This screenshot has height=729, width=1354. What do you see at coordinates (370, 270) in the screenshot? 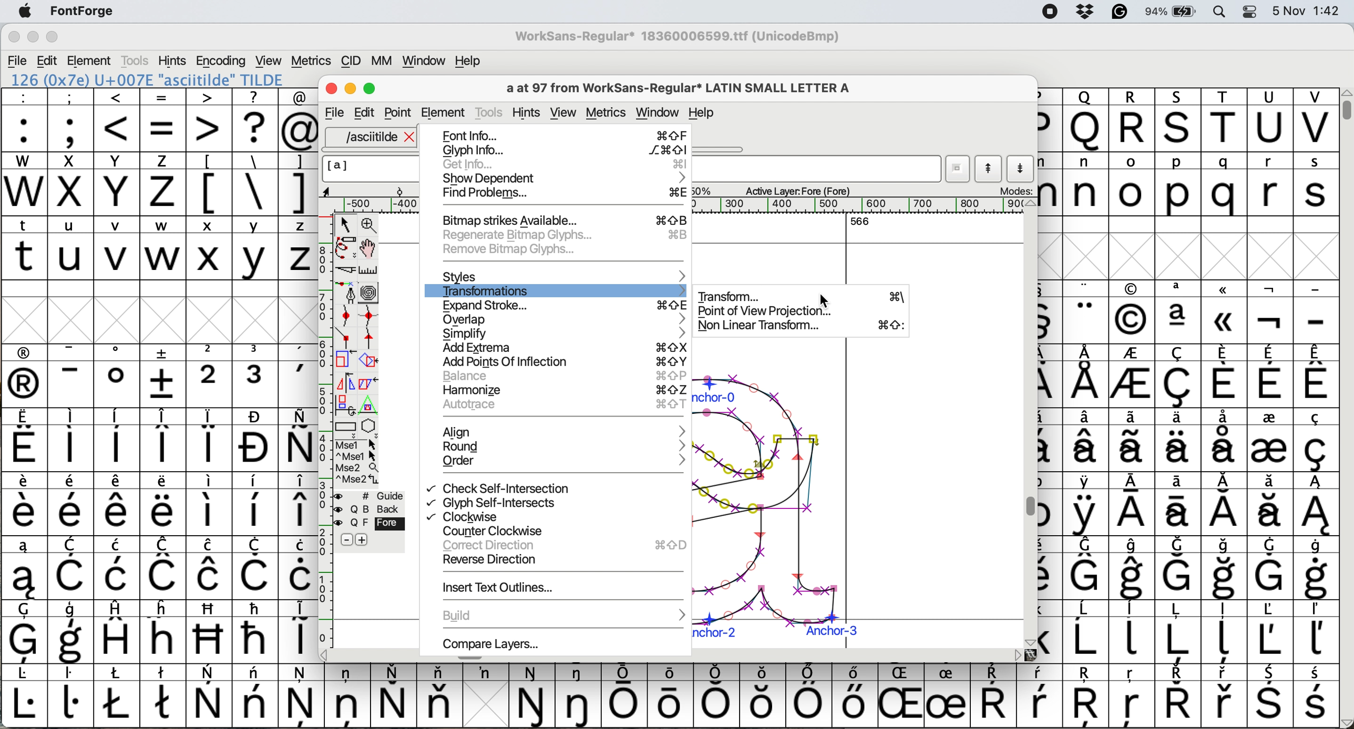
I see `measure distance` at bounding box center [370, 270].